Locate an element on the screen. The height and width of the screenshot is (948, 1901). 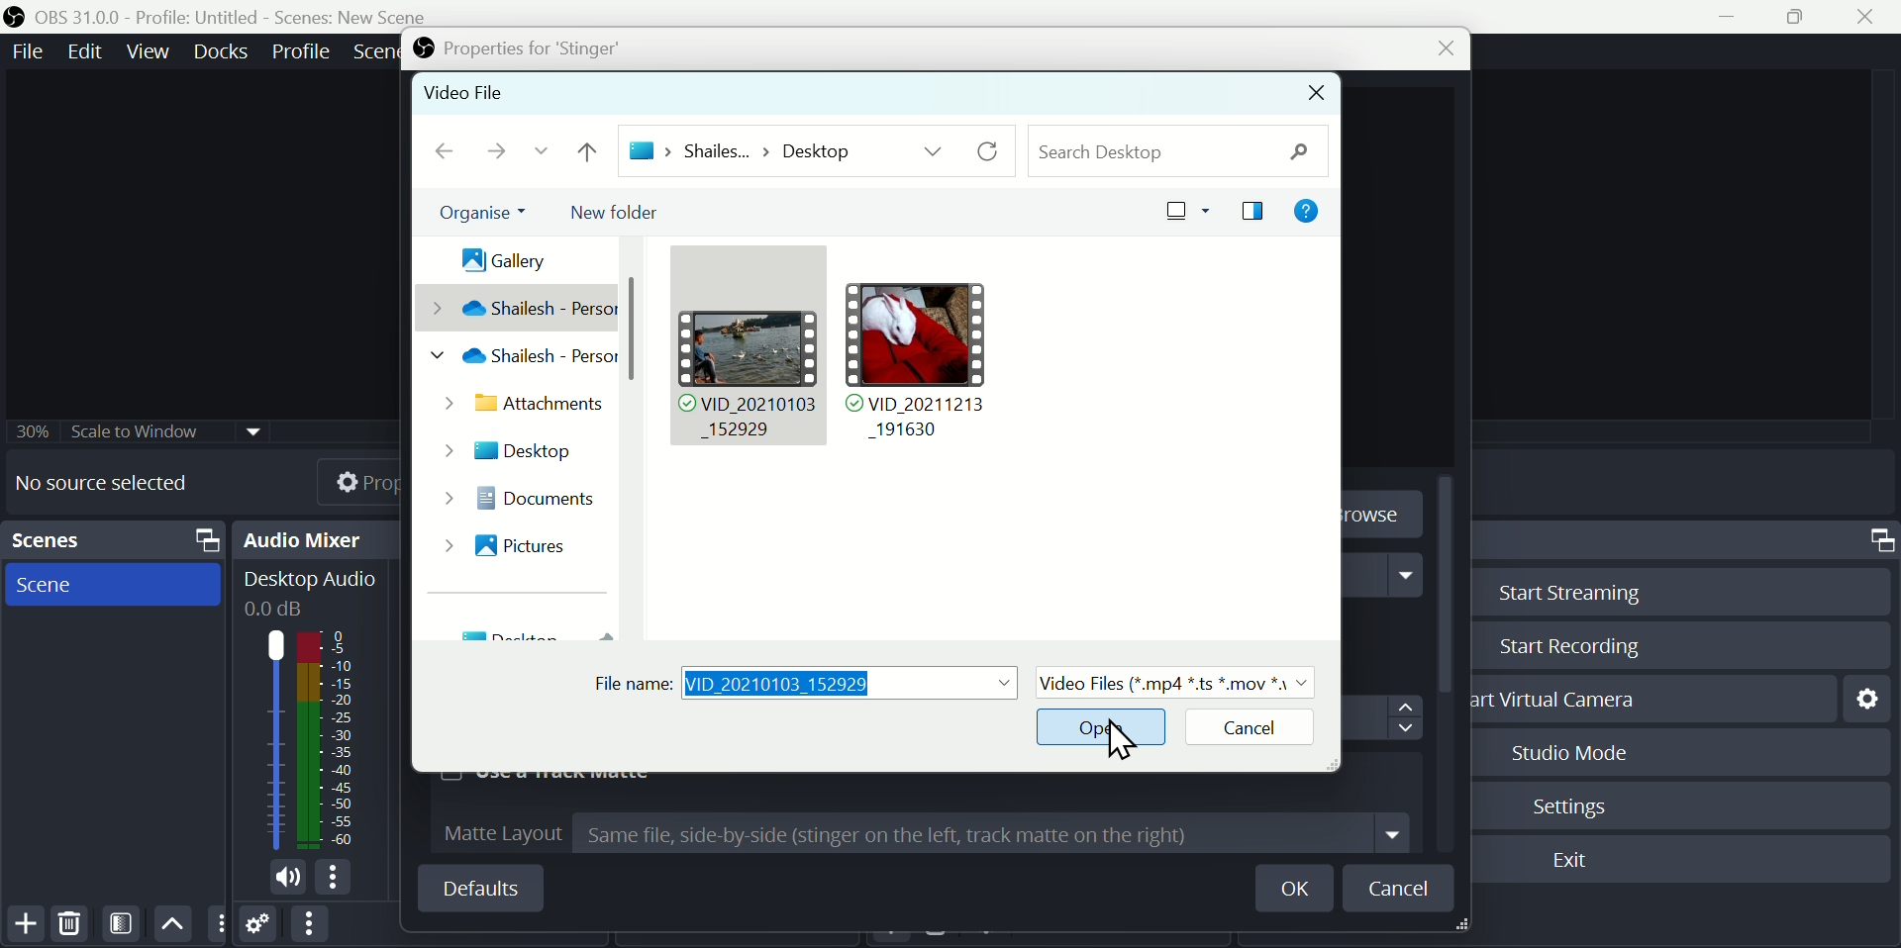
scenes is located at coordinates (113, 585).